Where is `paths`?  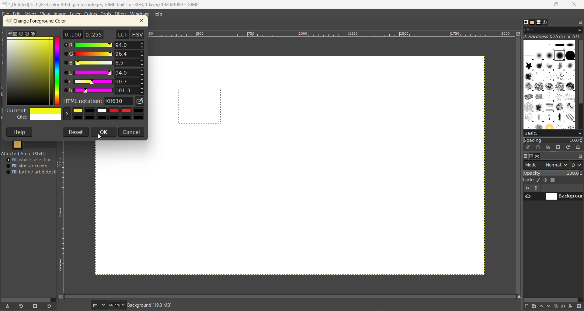 paths is located at coordinates (538, 157).